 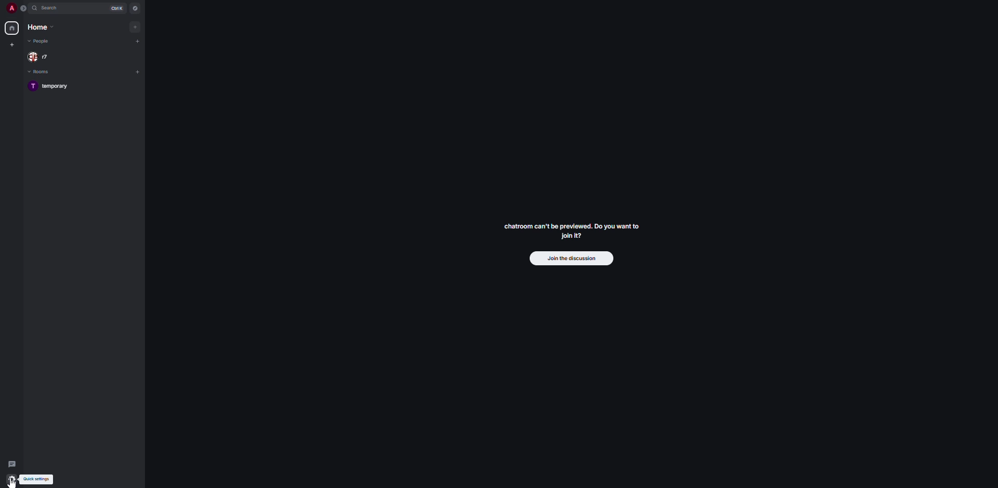 What do you see at coordinates (41, 28) in the screenshot?
I see `home` at bounding box center [41, 28].